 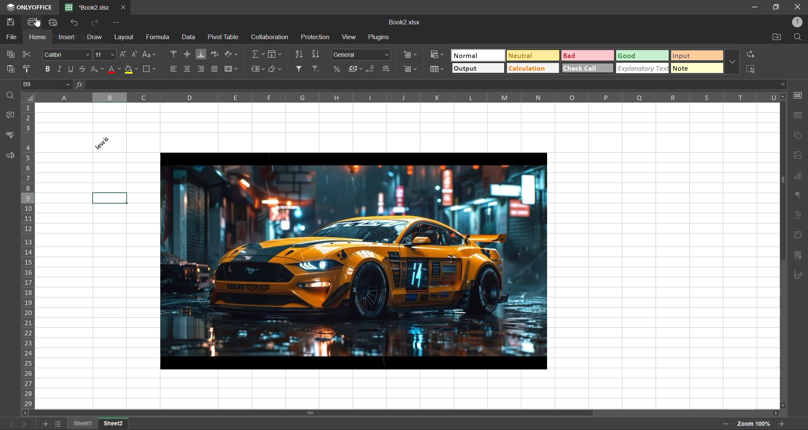 What do you see at coordinates (10, 116) in the screenshot?
I see `comments` at bounding box center [10, 116].